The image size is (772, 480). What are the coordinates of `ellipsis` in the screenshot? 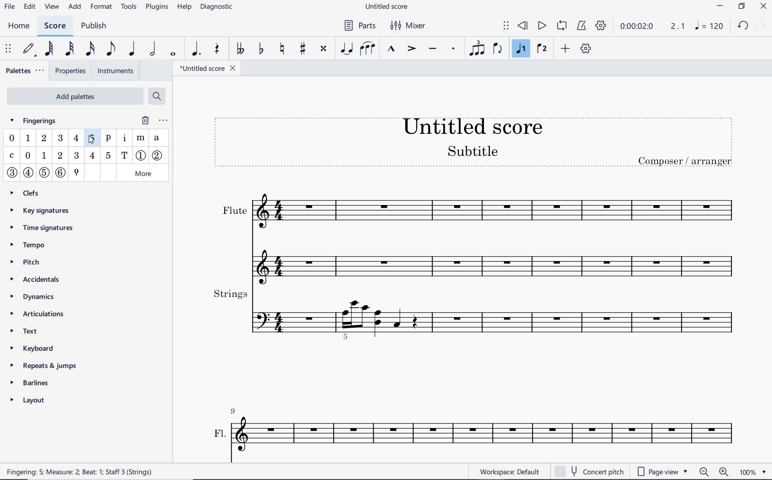 It's located at (161, 120).